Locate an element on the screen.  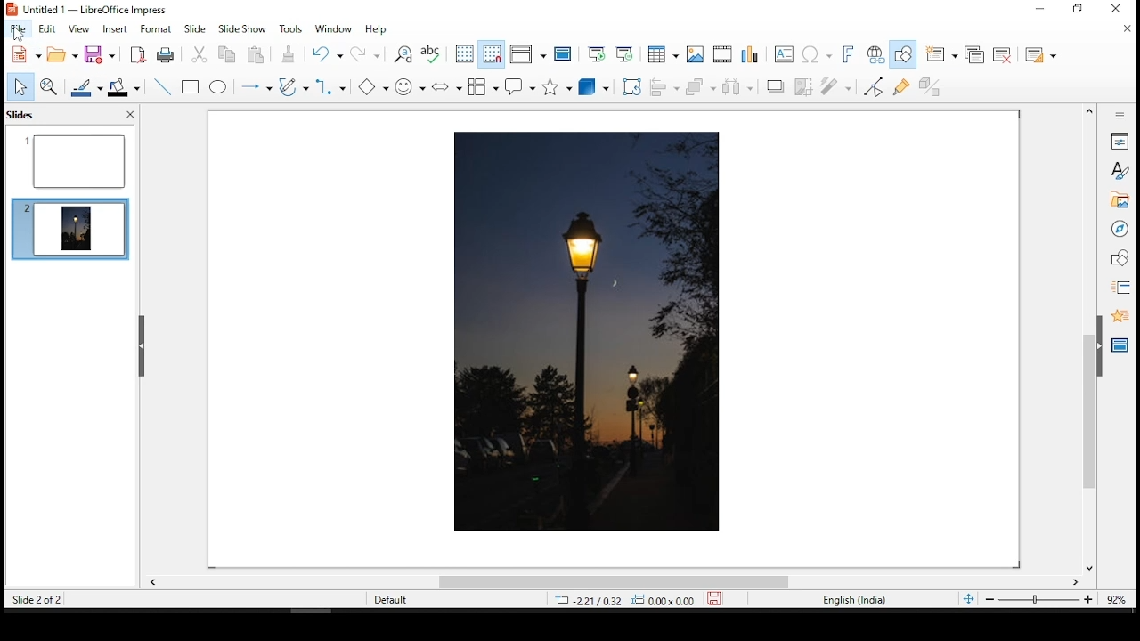
text box is located at coordinates (783, 55).